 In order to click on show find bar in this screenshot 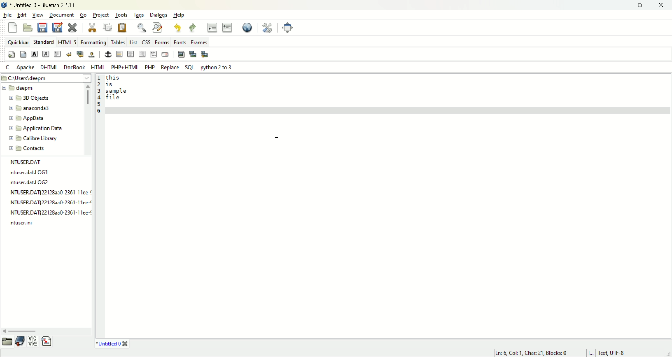, I will do `click(142, 28)`.